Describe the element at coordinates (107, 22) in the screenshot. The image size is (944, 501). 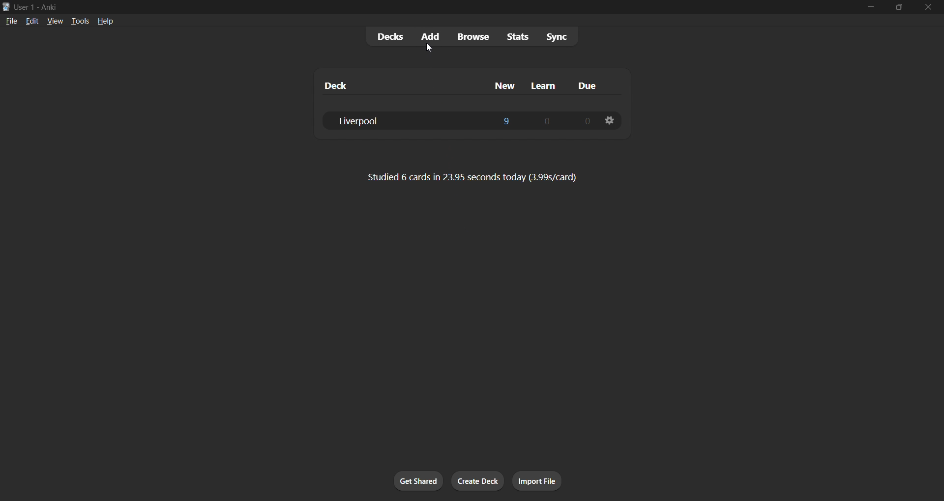
I see `help` at that location.